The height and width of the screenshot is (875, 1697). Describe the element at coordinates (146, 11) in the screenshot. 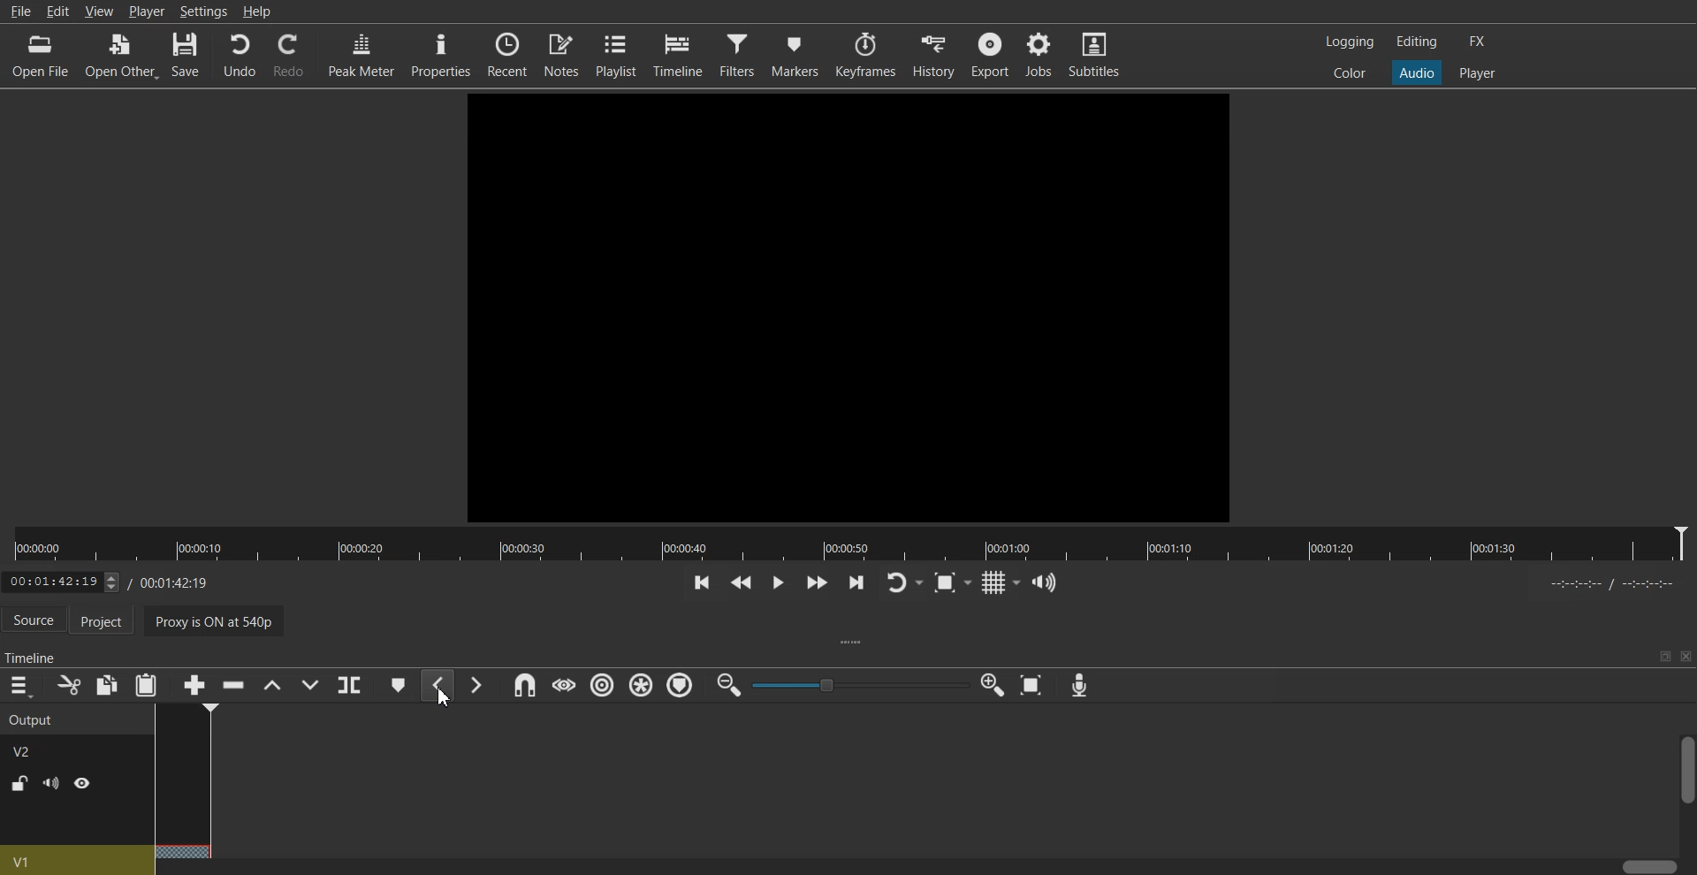

I see `Player` at that location.